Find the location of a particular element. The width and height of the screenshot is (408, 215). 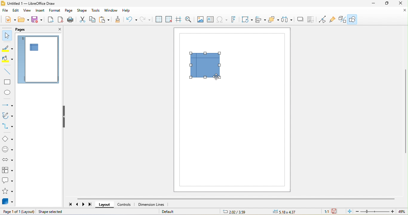

basic shape is located at coordinates (8, 139).